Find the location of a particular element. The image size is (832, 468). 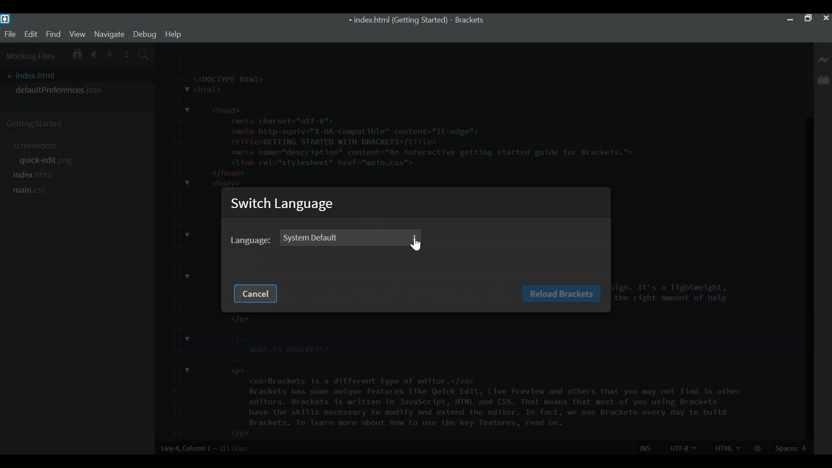

Vertical Scroll bar is located at coordinates (808, 279).